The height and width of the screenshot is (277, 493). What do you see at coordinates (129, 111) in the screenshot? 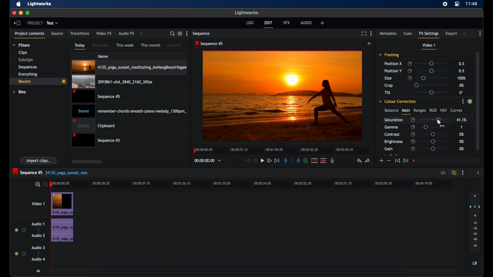
I see `audio clip` at bounding box center [129, 111].